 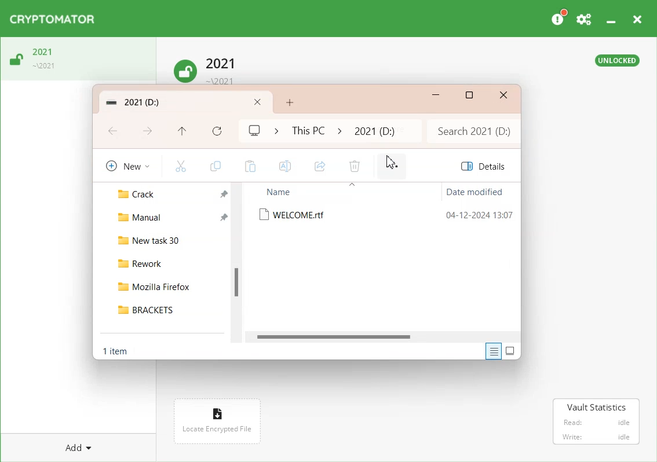 What do you see at coordinates (78, 447) in the screenshot?
I see `Add` at bounding box center [78, 447].